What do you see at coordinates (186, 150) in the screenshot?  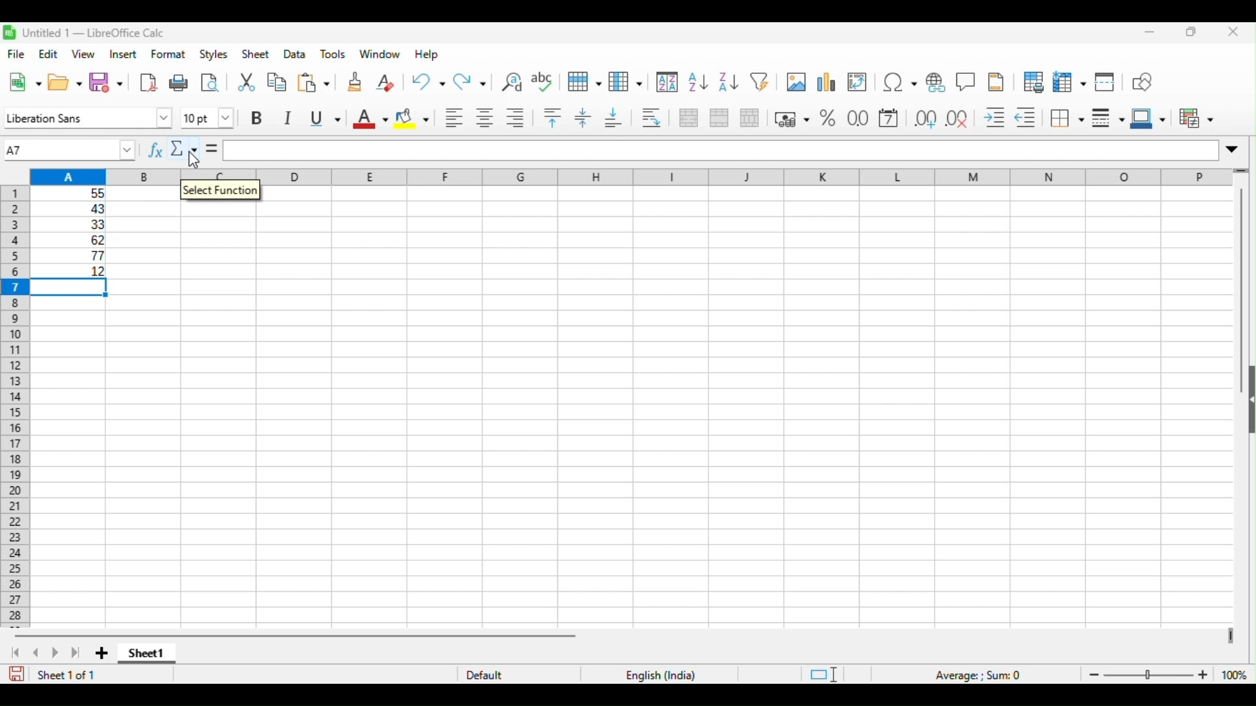 I see `select function` at bounding box center [186, 150].